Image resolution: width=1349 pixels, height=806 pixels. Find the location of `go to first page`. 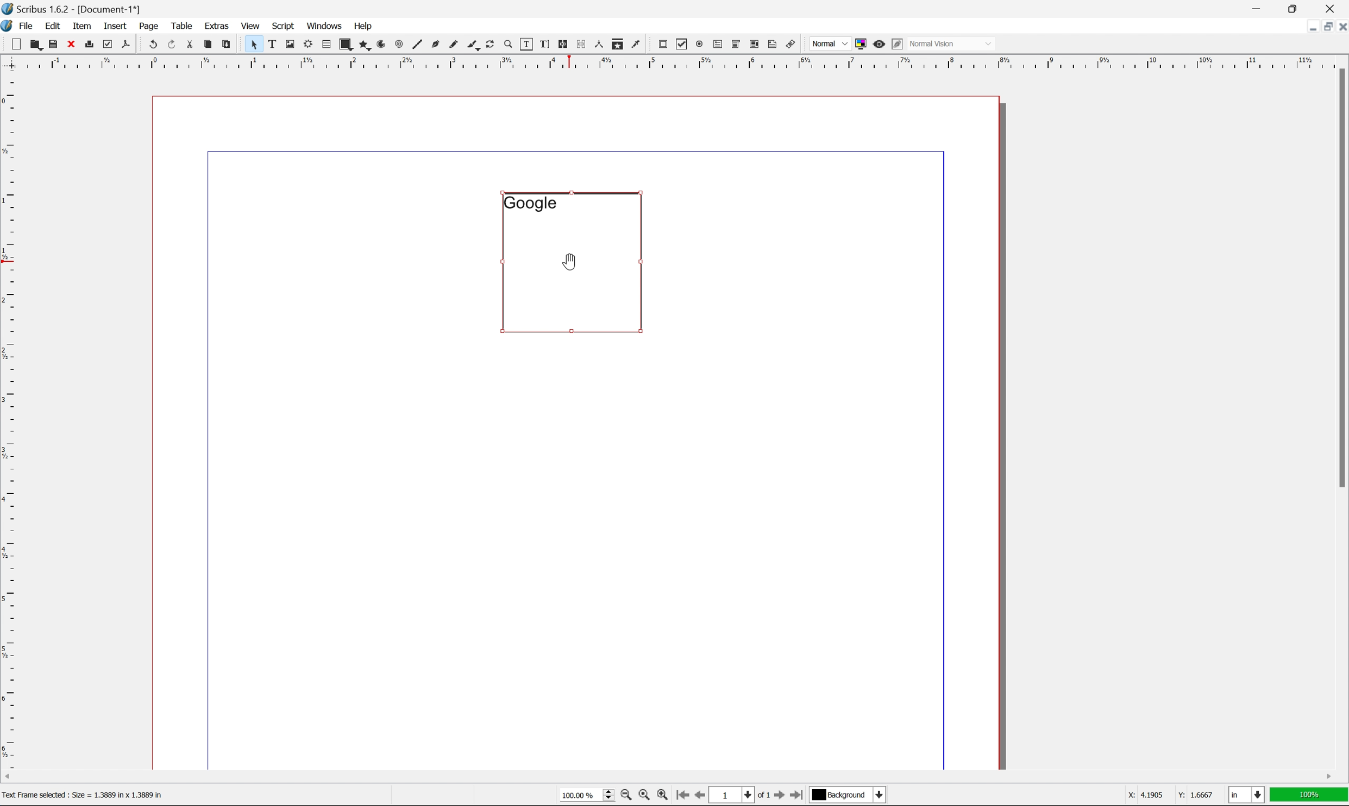

go to first page is located at coordinates (681, 795).